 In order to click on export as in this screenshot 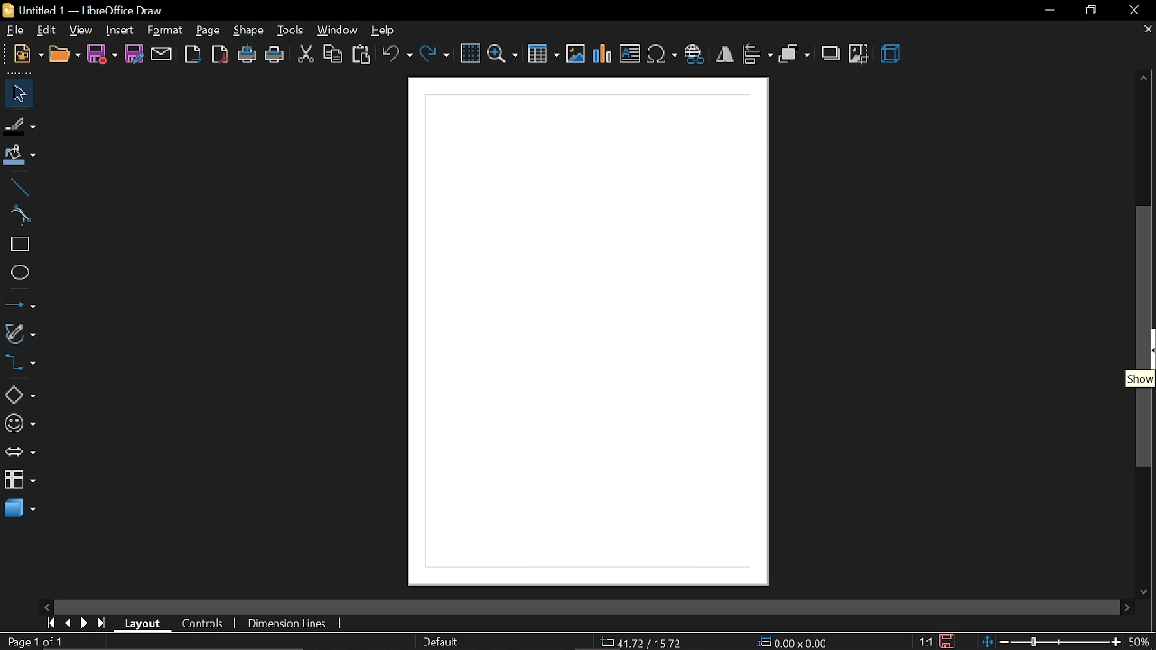, I will do `click(219, 55)`.